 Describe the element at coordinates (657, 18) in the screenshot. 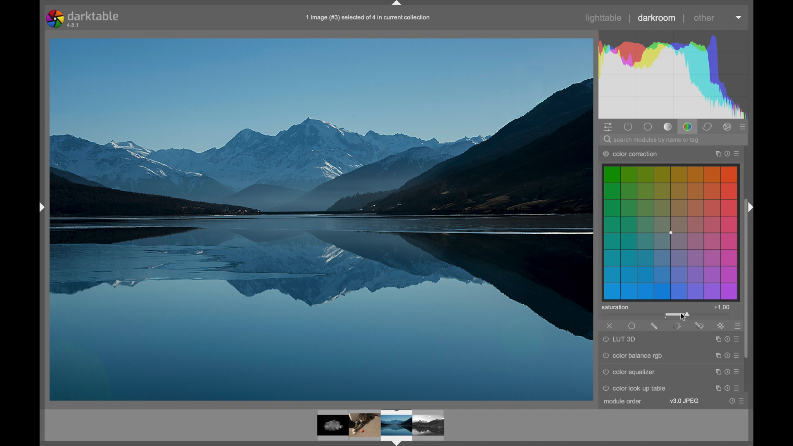

I see `darkroom` at that location.